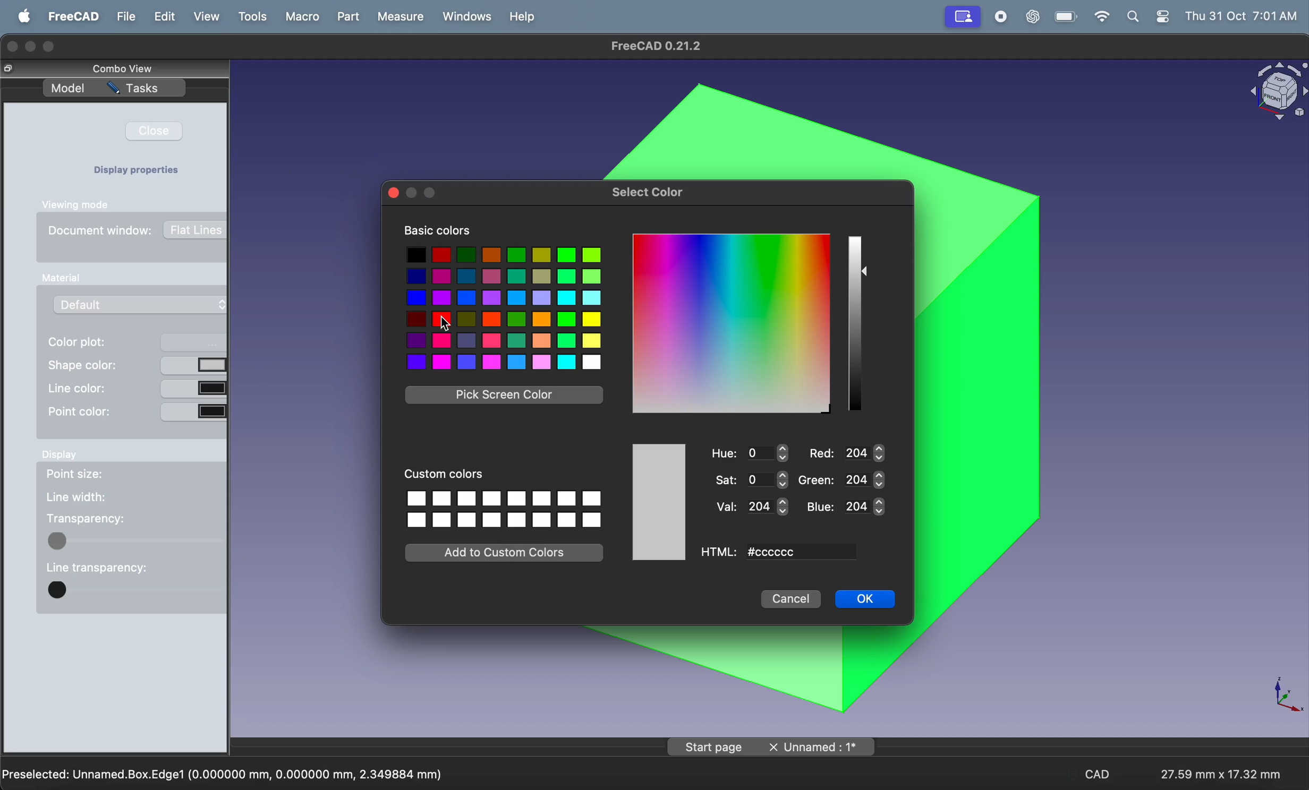 This screenshot has width=1309, height=790. What do you see at coordinates (62, 458) in the screenshot?
I see `display` at bounding box center [62, 458].